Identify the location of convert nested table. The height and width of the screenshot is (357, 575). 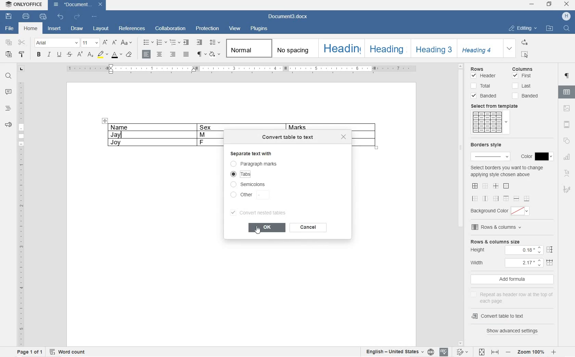
(262, 212).